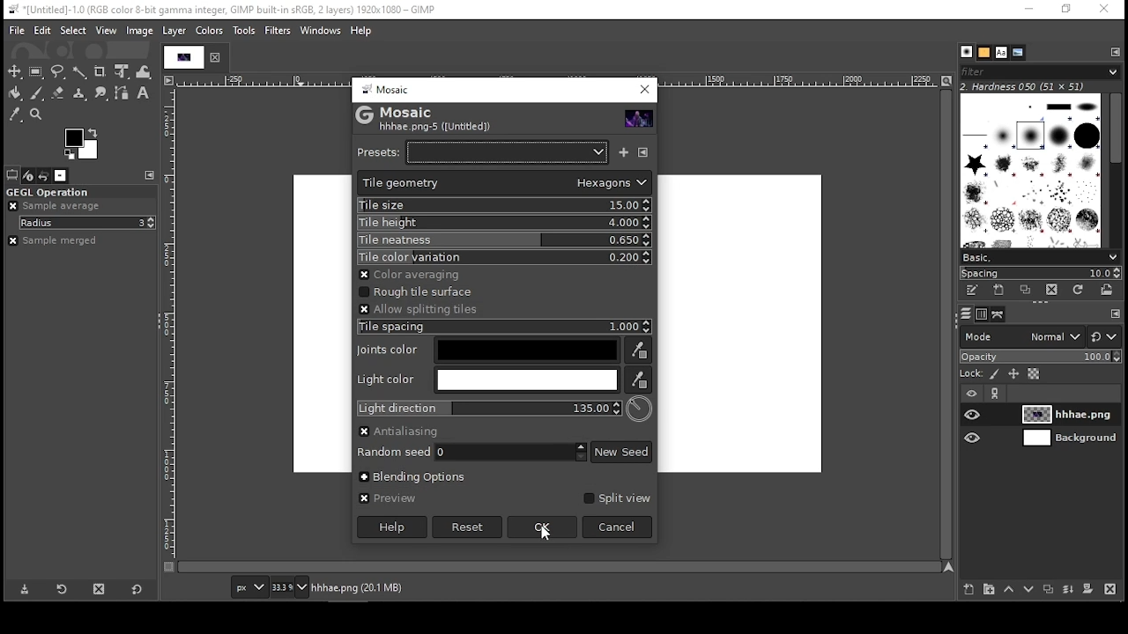 This screenshot has width=1128, height=634. Describe the element at coordinates (968, 394) in the screenshot. I see `layer visibility` at that location.